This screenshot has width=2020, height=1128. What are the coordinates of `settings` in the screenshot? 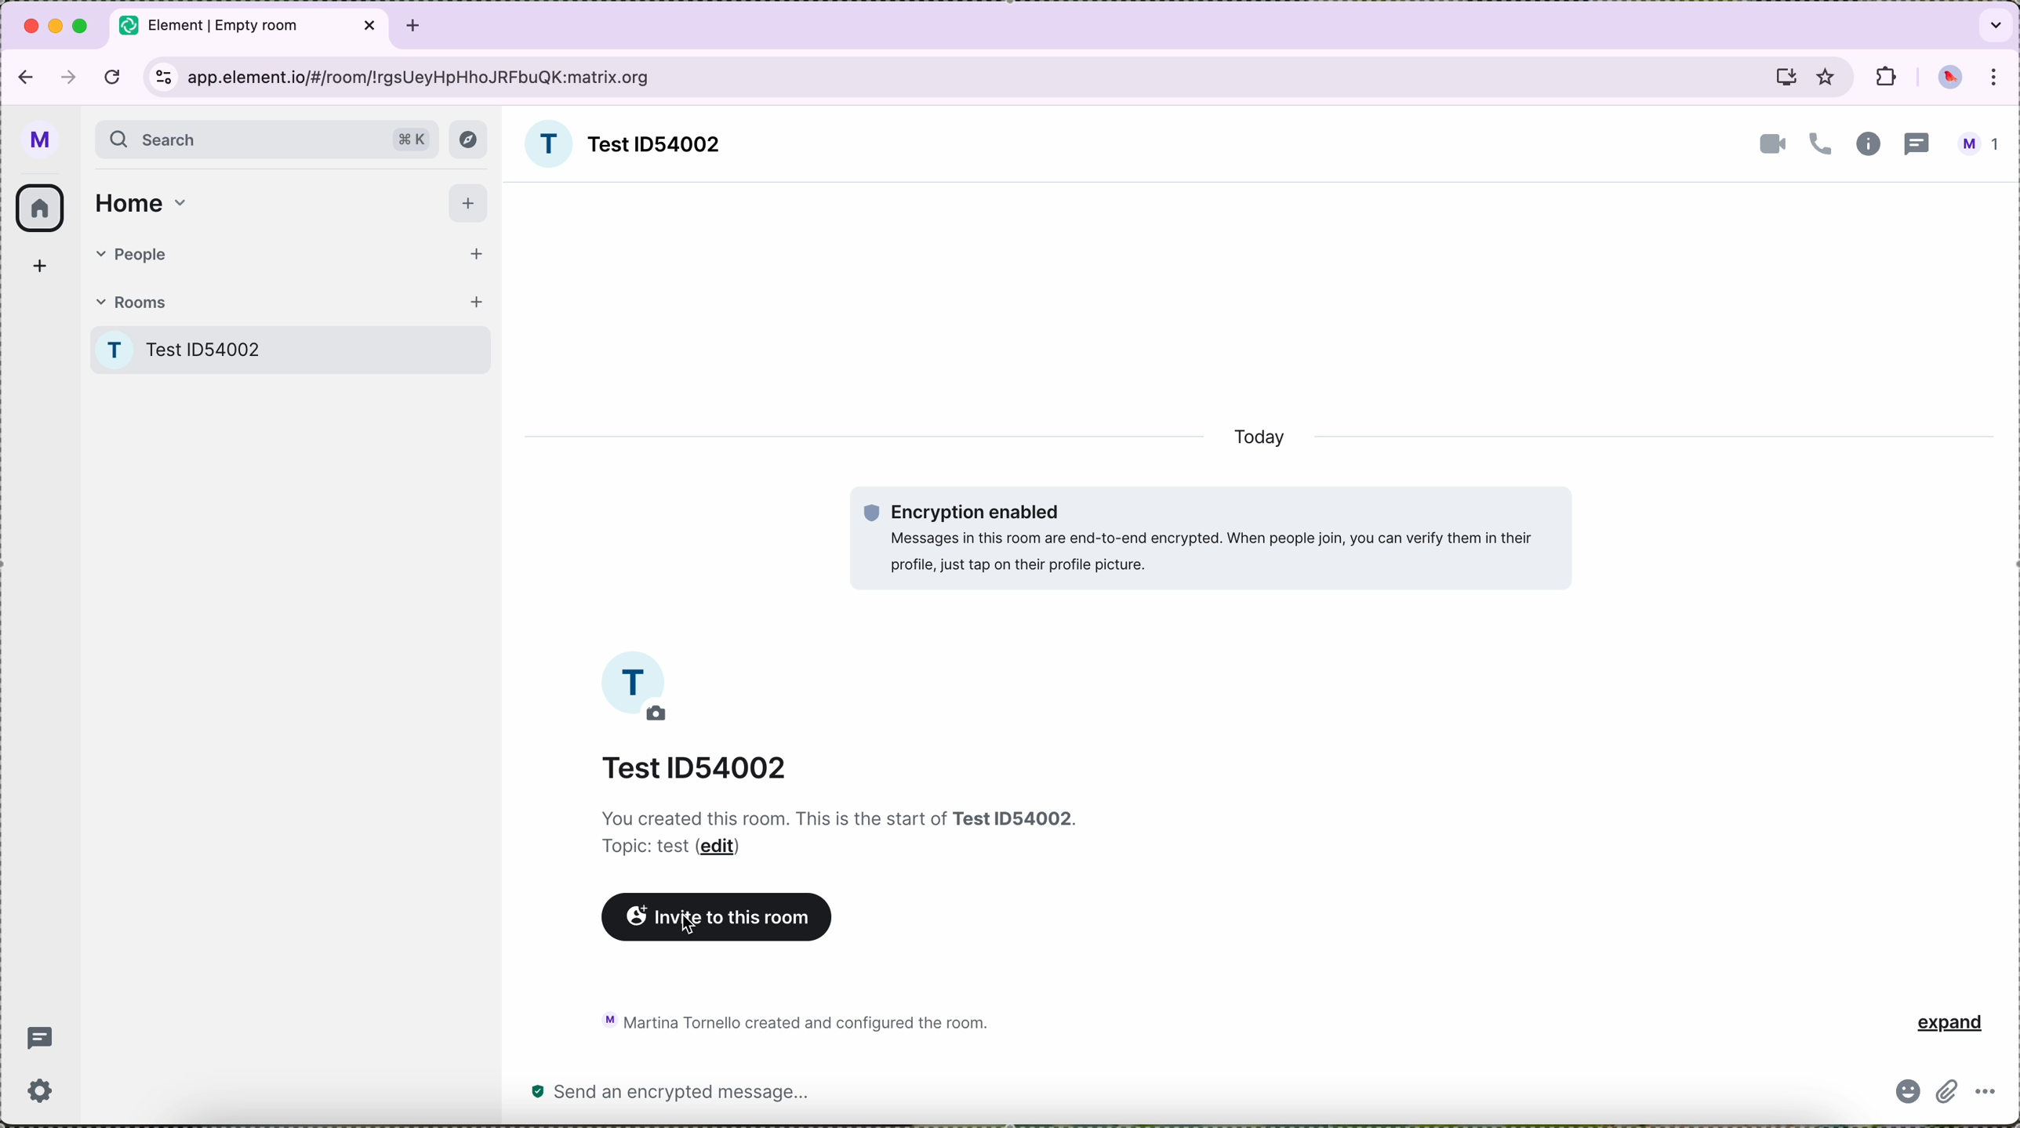 It's located at (41, 1090).